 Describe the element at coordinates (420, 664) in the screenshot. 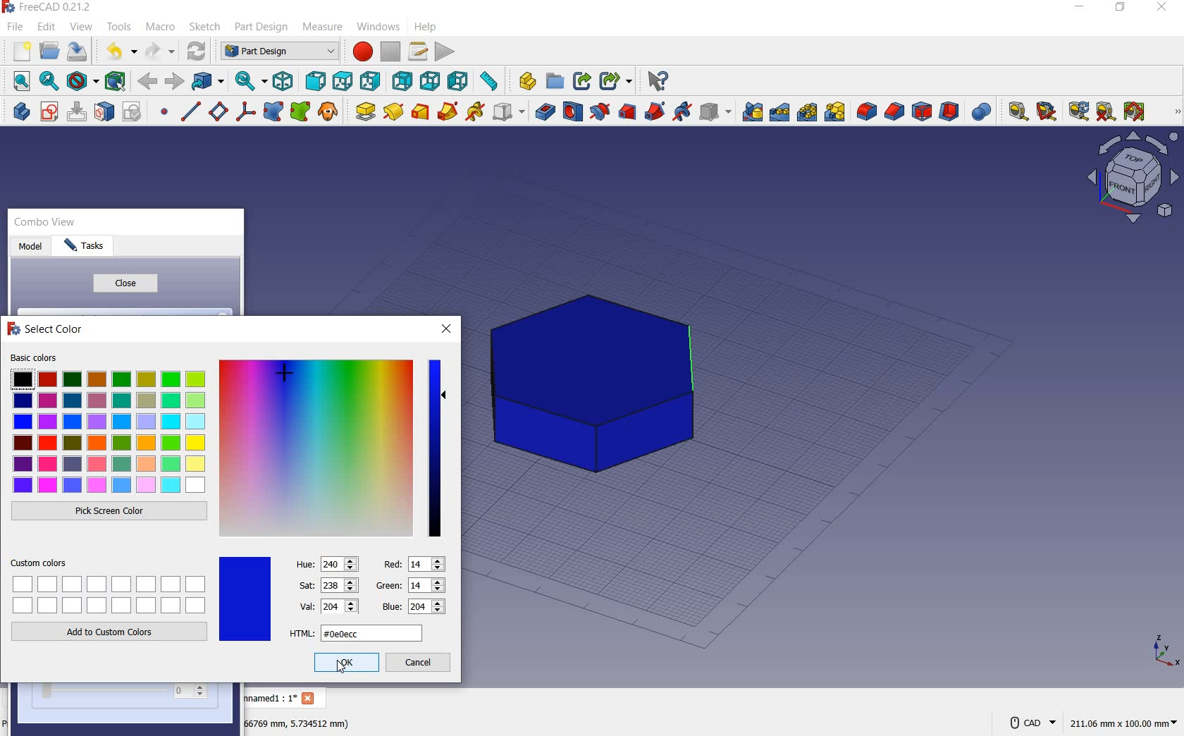

I see `cancel` at that location.